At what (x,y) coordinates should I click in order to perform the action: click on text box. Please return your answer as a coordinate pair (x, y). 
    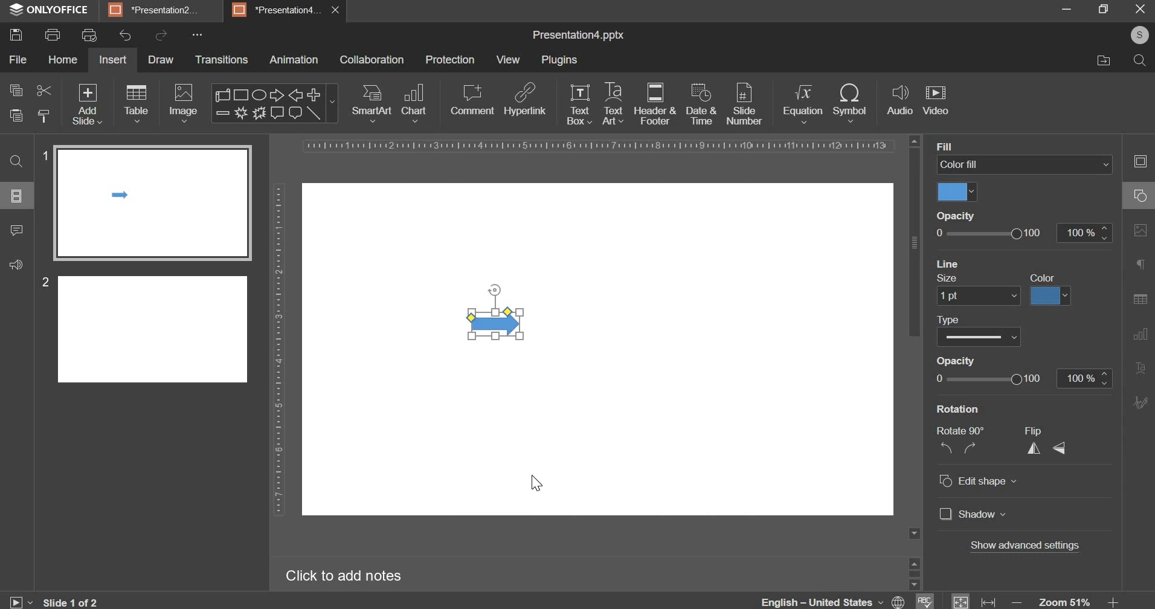
    Looking at the image, I should click on (581, 105).